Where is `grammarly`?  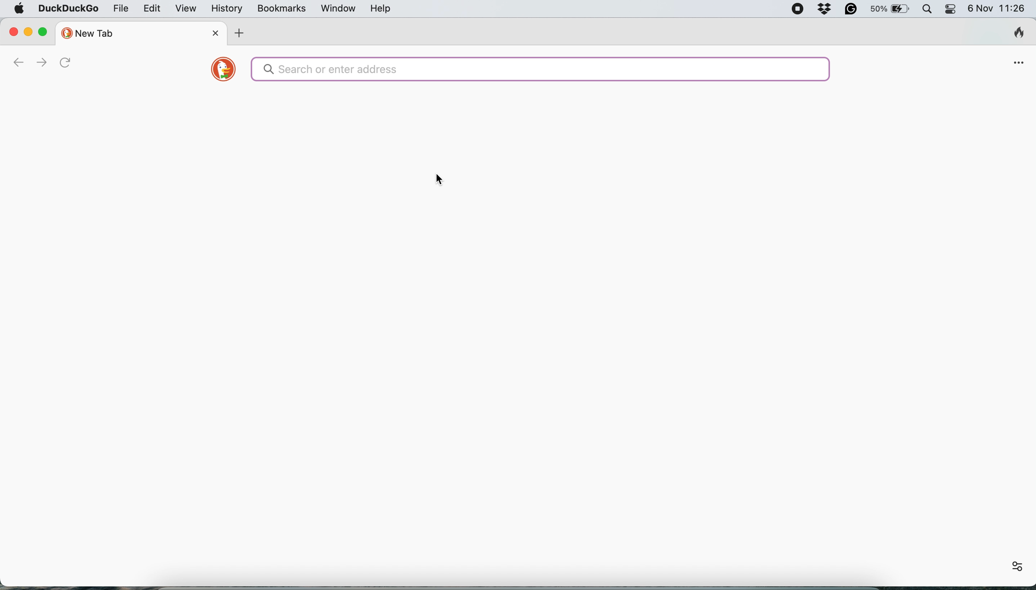
grammarly is located at coordinates (847, 10).